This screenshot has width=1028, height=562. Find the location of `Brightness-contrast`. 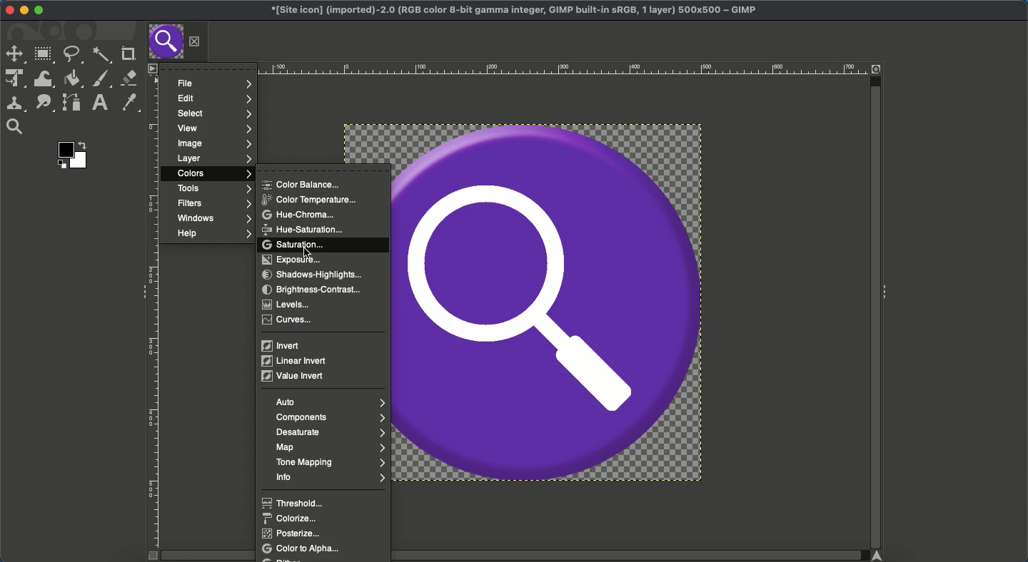

Brightness-contrast is located at coordinates (315, 290).